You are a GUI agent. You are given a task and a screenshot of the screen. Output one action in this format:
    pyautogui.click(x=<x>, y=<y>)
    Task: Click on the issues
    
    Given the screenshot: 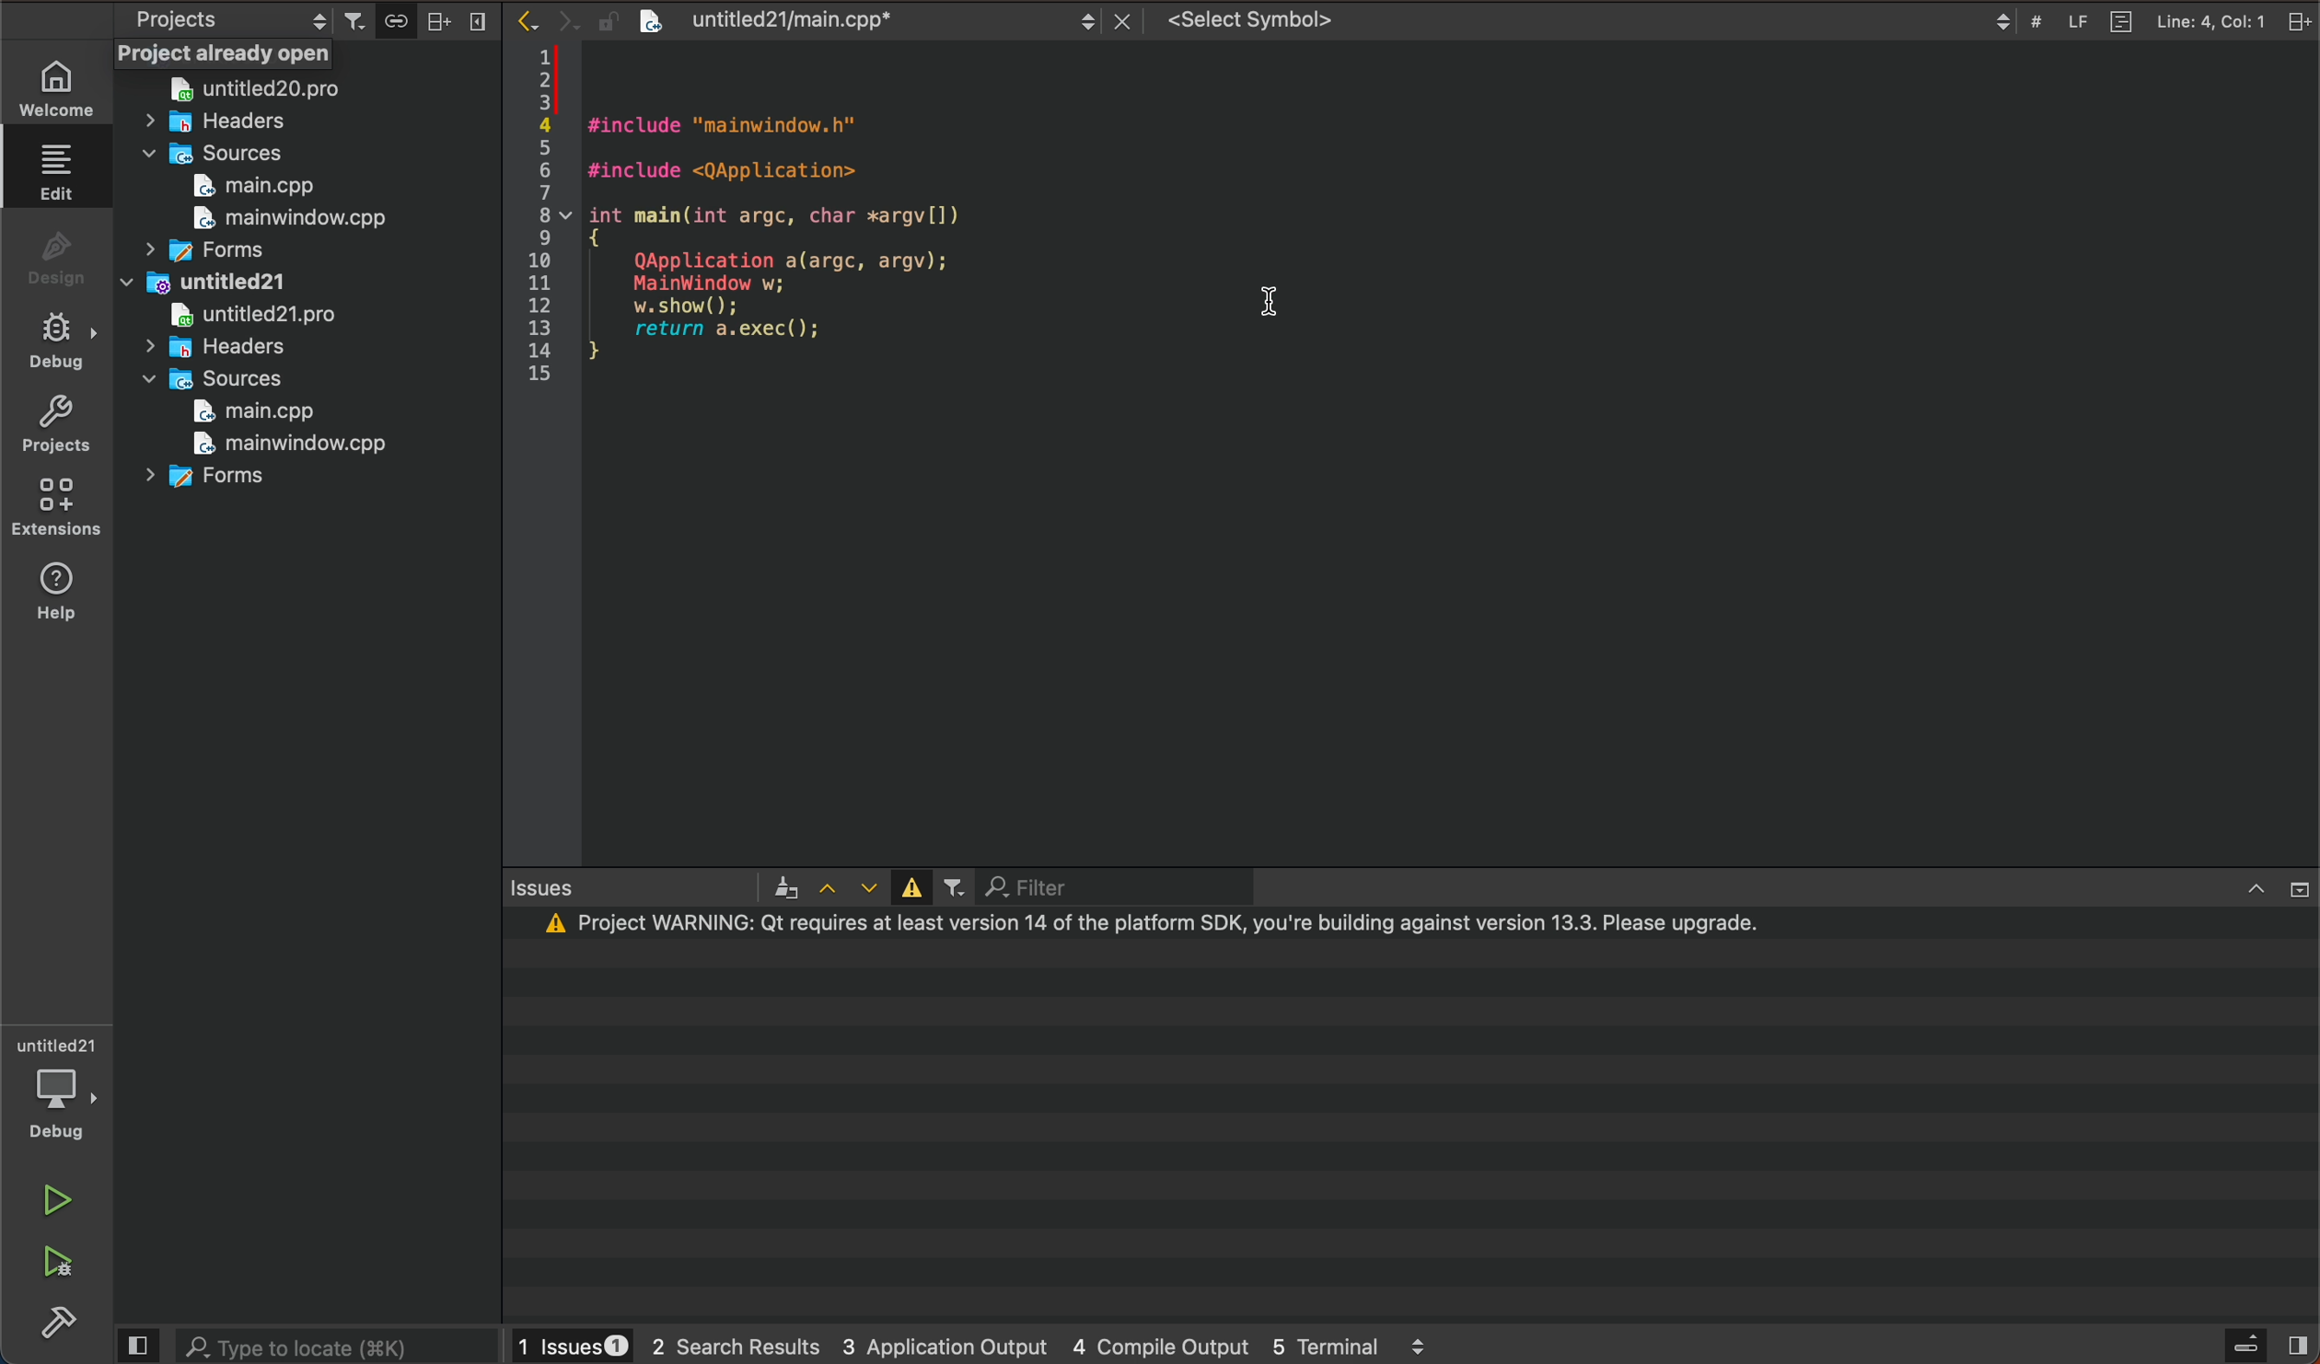 What is the action you would take?
    pyautogui.click(x=635, y=885)
    